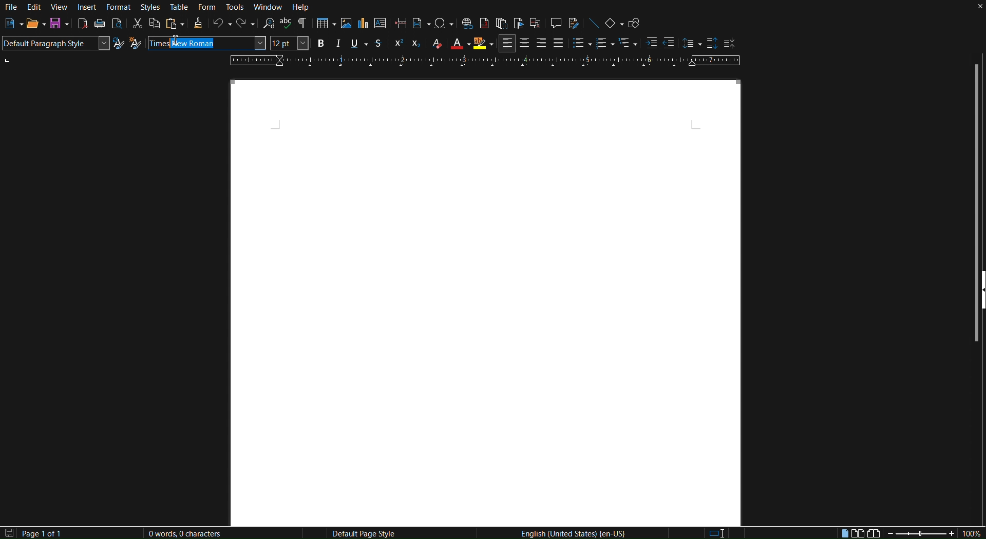  What do you see at coordinates (949, 532) in the screenshot?
I see `Zoom in` at bounding box center [949, 532].